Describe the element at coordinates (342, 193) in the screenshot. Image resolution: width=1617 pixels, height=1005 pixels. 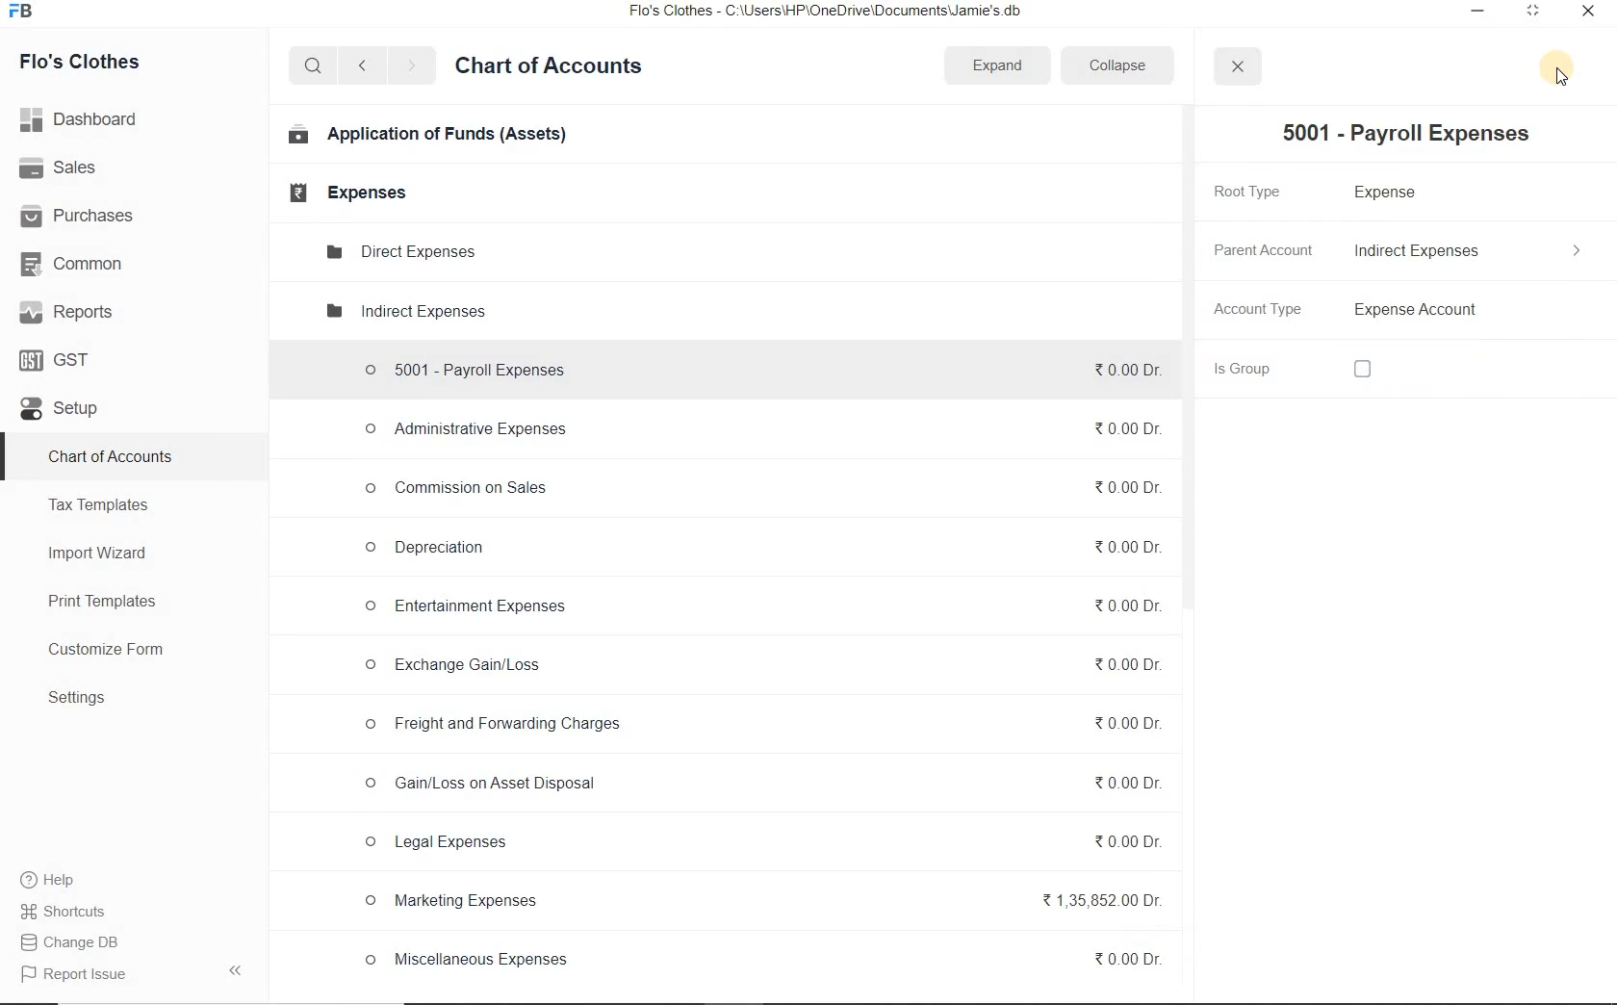
I see `Expenses` at that location.